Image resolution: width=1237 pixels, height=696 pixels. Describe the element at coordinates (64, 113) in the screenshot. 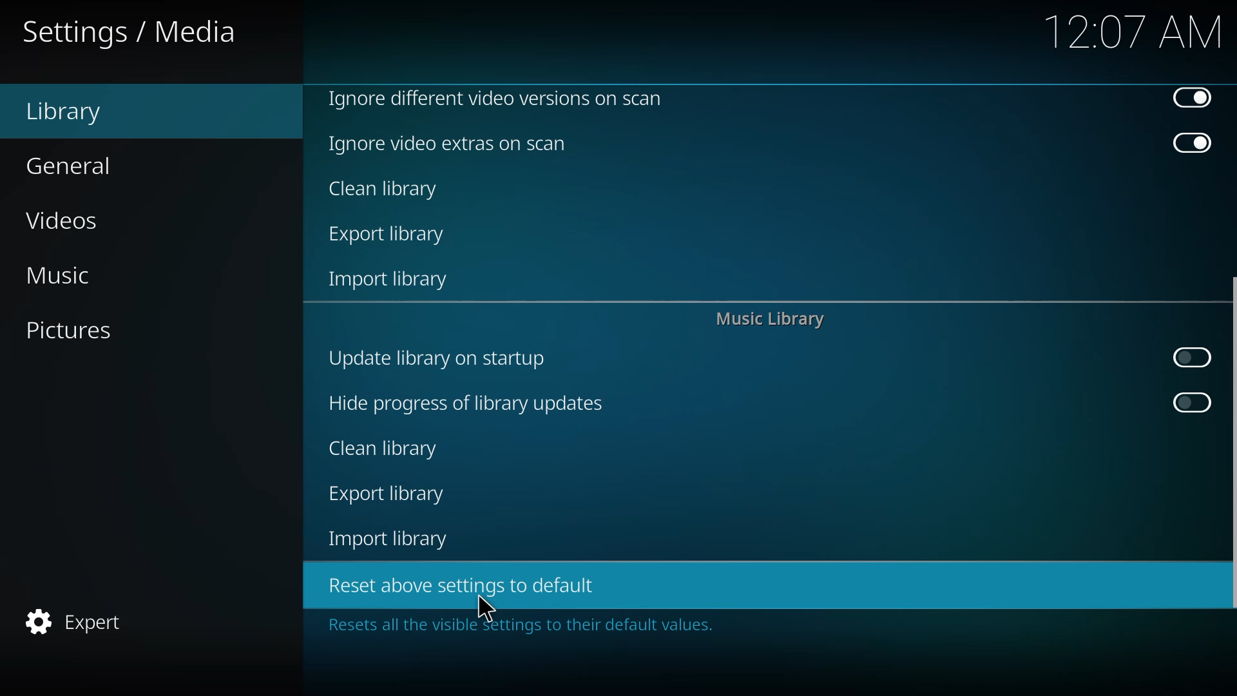

I see `library` at that location.